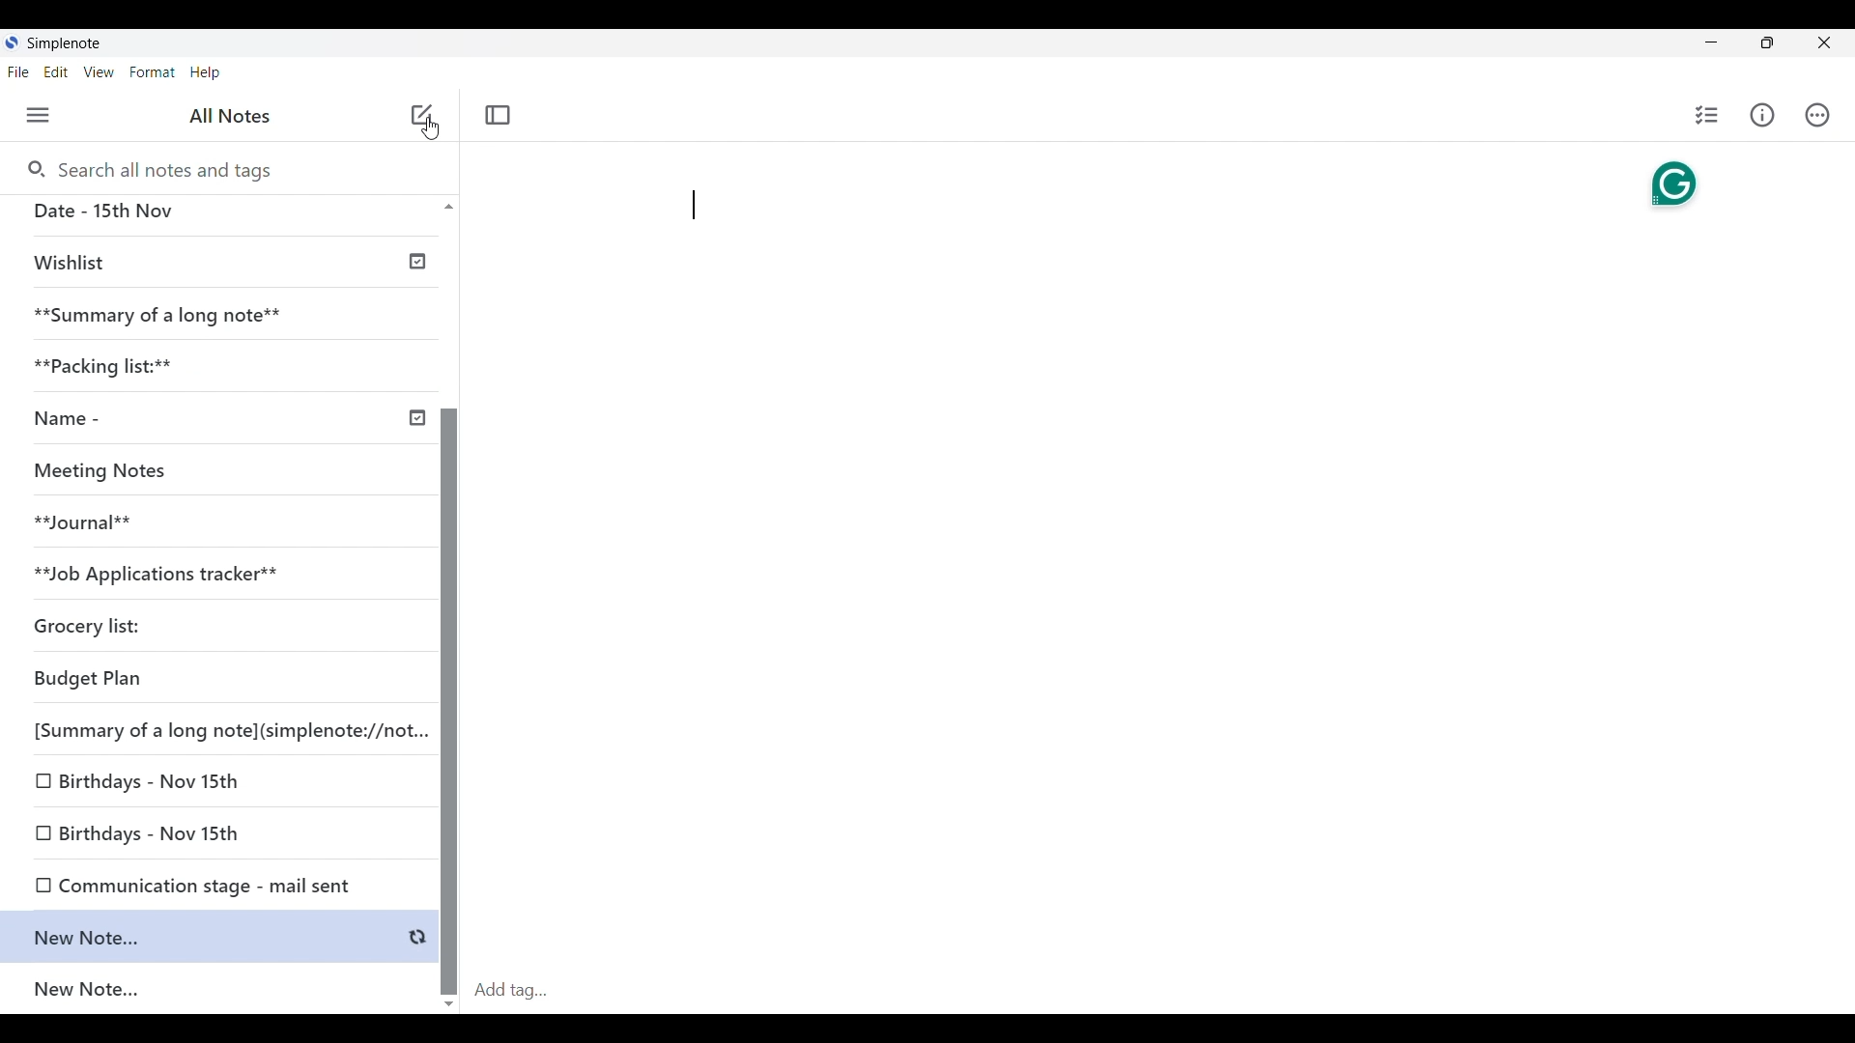 The height and width of the screenshot is (1043, 1855). I want to click on Insert checklist, so click(1707, 115).